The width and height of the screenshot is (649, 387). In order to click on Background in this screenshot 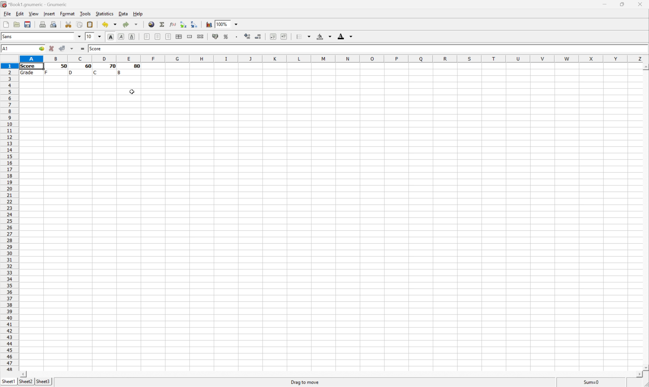, I will do `click(325, 36)`.